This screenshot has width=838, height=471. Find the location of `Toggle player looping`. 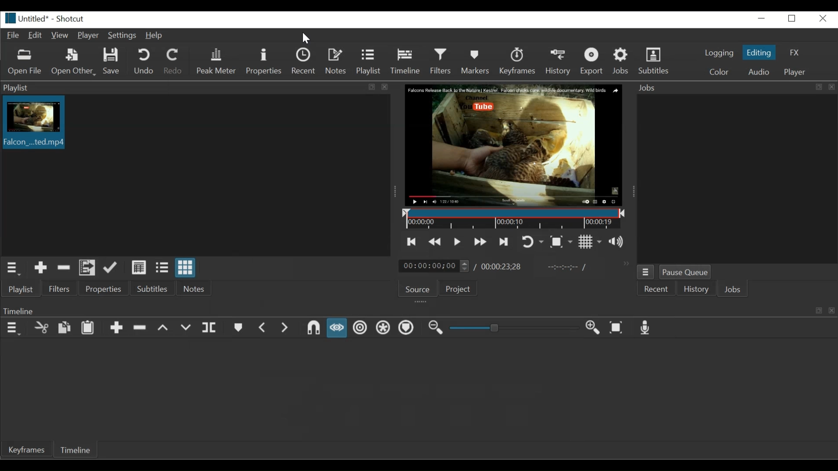

Toggle player looping is located at coordinates (532, 241).